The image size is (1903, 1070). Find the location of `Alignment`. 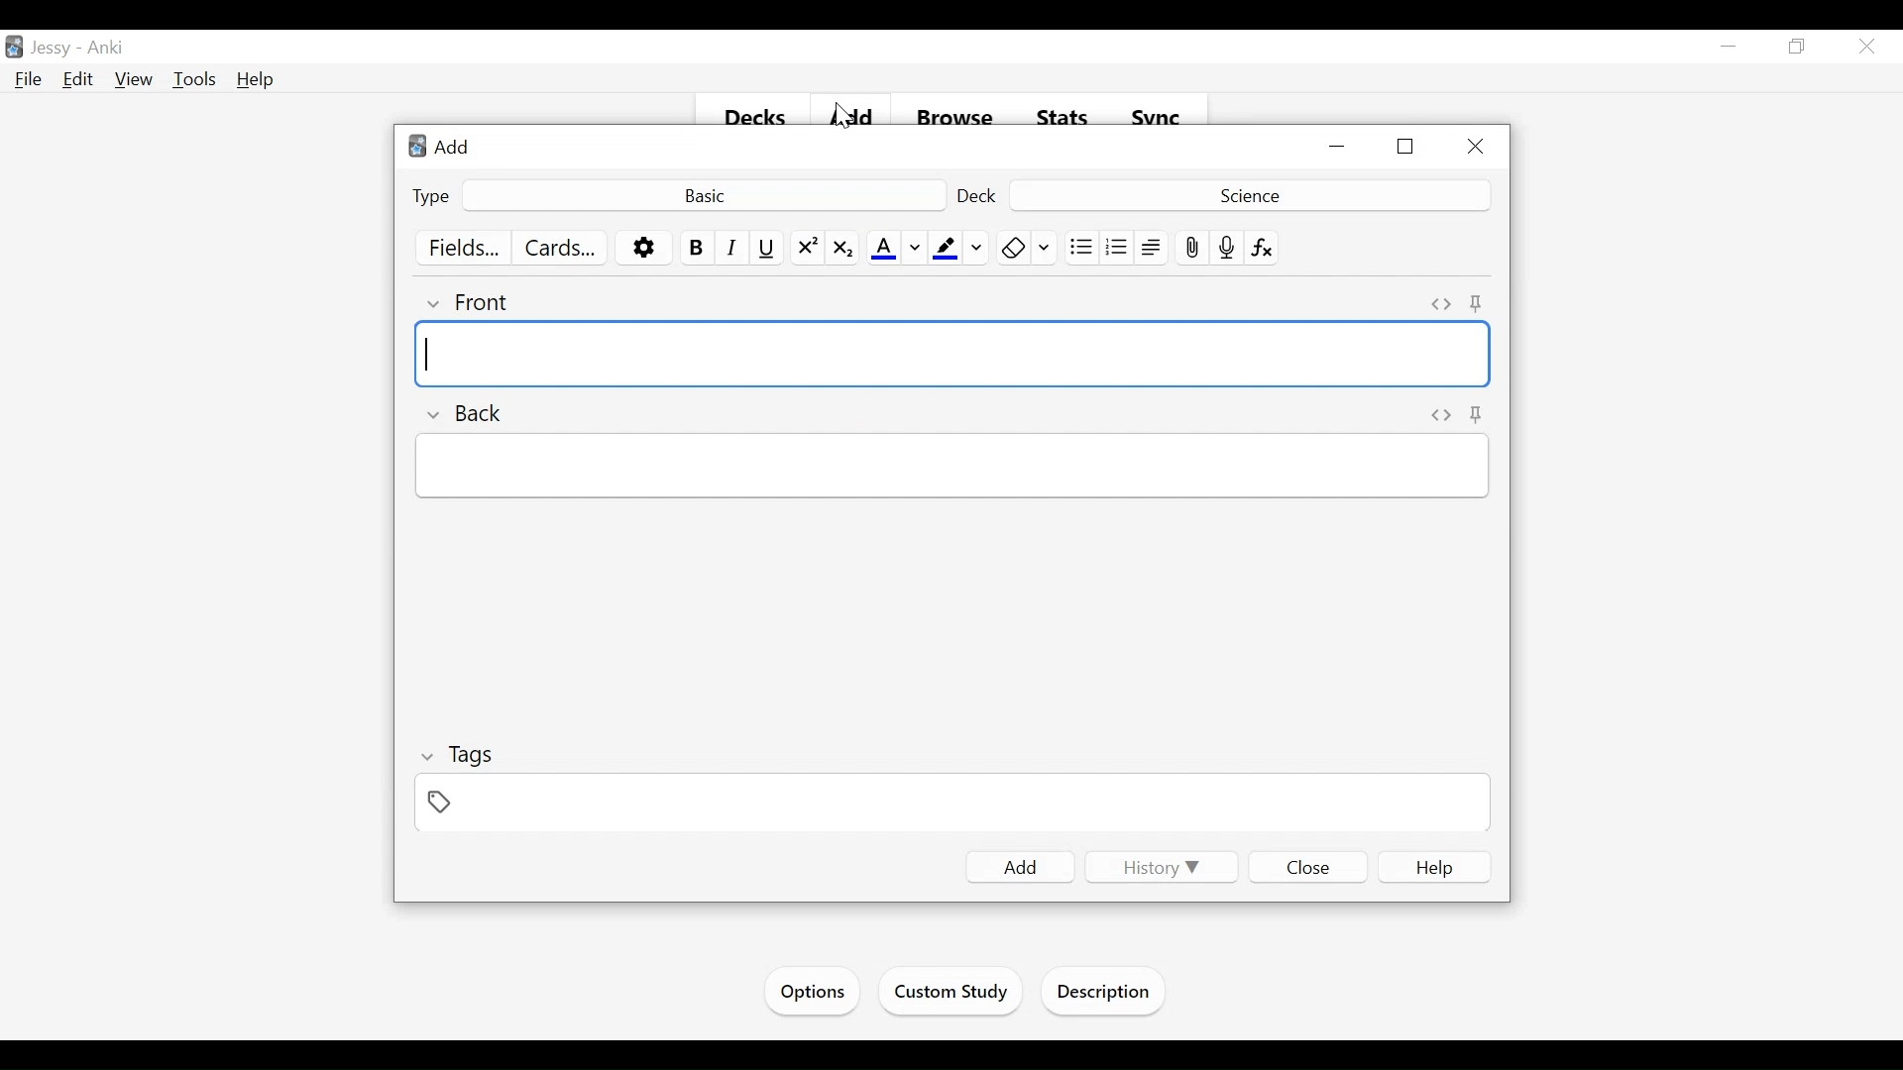

Alignment is located at coordinates (1152, 248).